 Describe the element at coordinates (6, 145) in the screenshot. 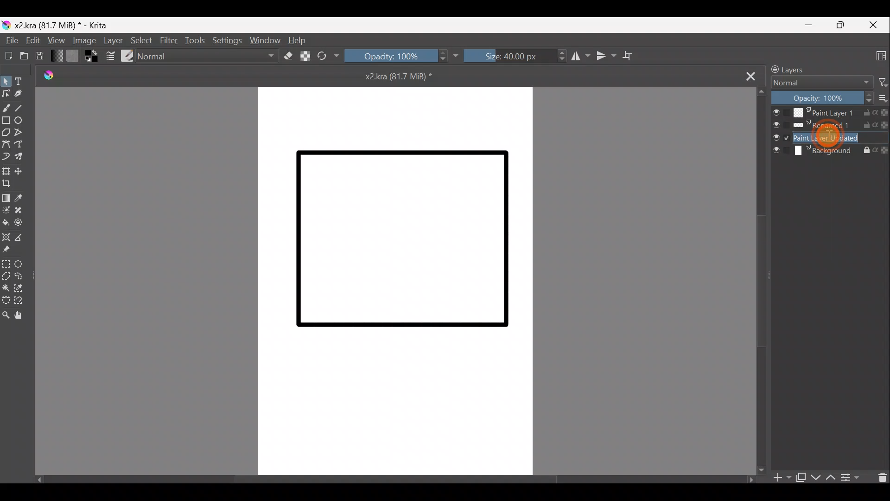

I see `Bezier curve tool` at that location.